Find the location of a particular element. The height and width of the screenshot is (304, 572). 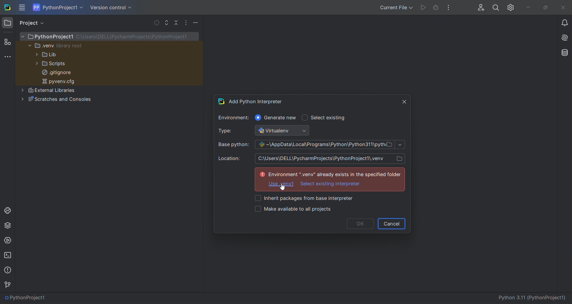

search is located at coordinates (495, 7).